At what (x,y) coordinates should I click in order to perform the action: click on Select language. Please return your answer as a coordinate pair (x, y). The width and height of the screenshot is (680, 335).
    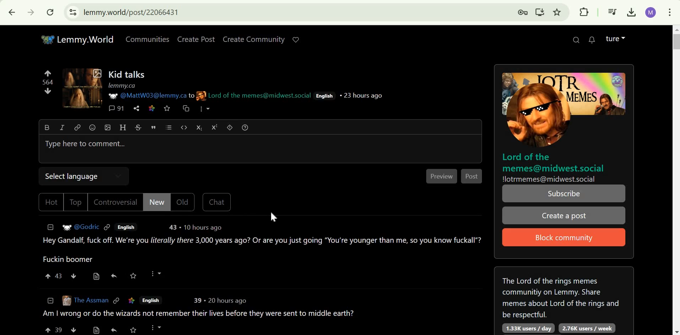
    Looking at the image, I should click on (70, 176).